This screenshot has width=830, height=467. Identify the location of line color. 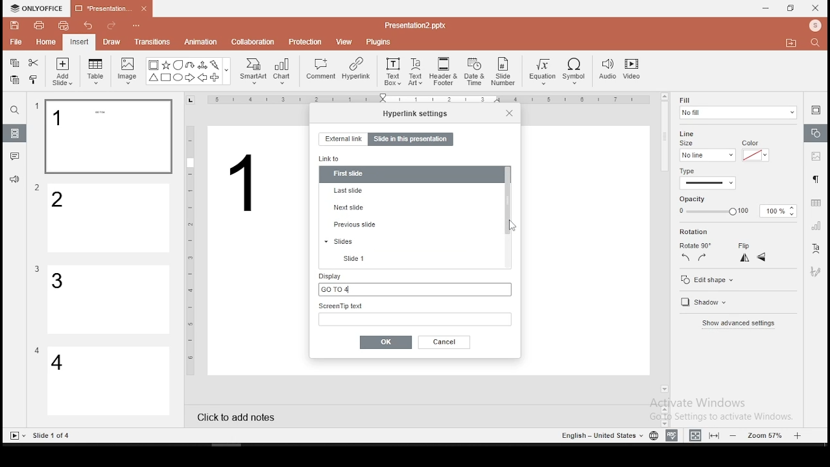
(754, 154).